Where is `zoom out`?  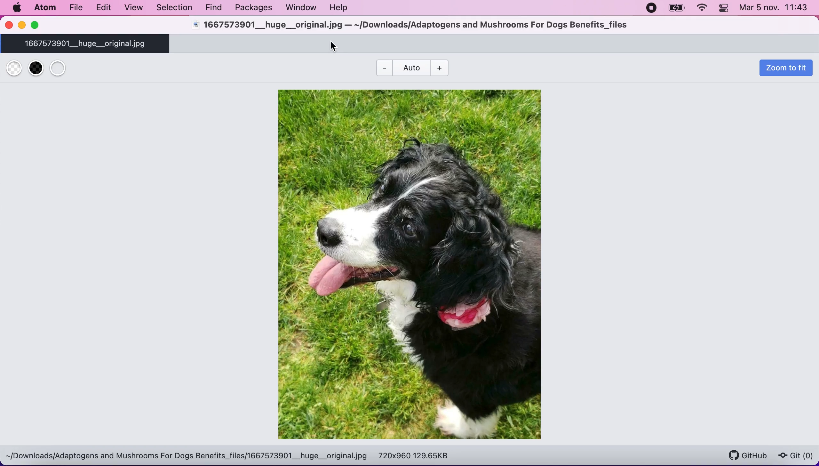 zoom out is located at coordinates (445, 67).